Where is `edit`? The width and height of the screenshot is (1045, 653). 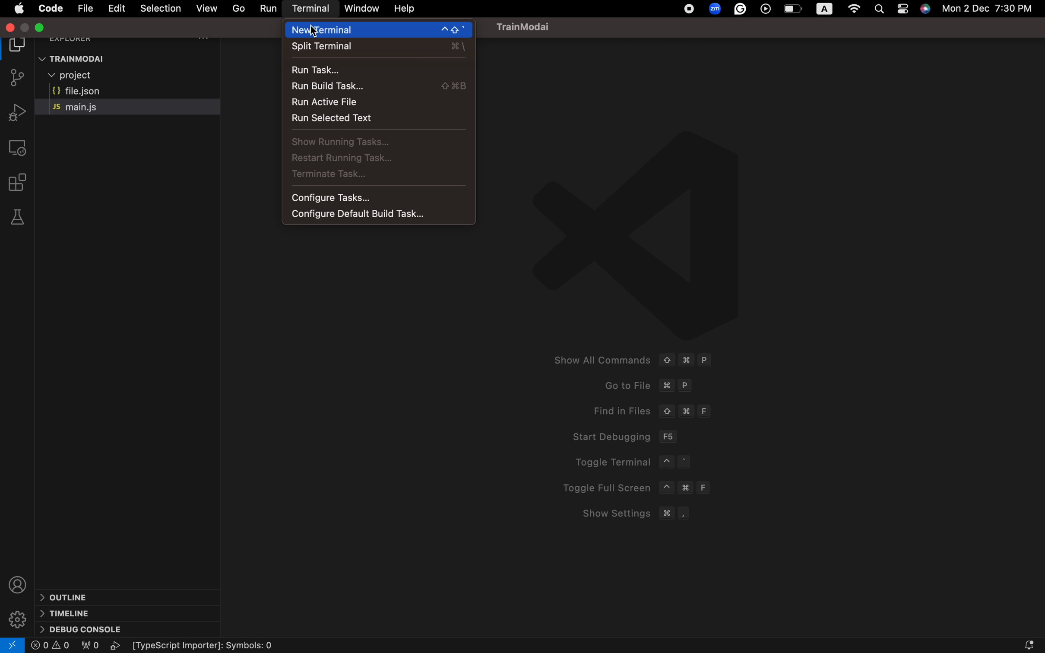 edit is located at coordinates (117, 8).